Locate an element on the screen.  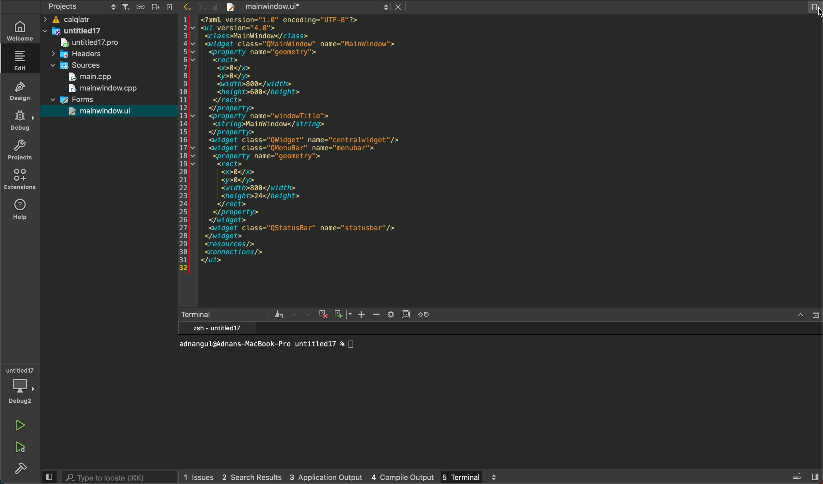
terminal is located at coordinates (224, 315).